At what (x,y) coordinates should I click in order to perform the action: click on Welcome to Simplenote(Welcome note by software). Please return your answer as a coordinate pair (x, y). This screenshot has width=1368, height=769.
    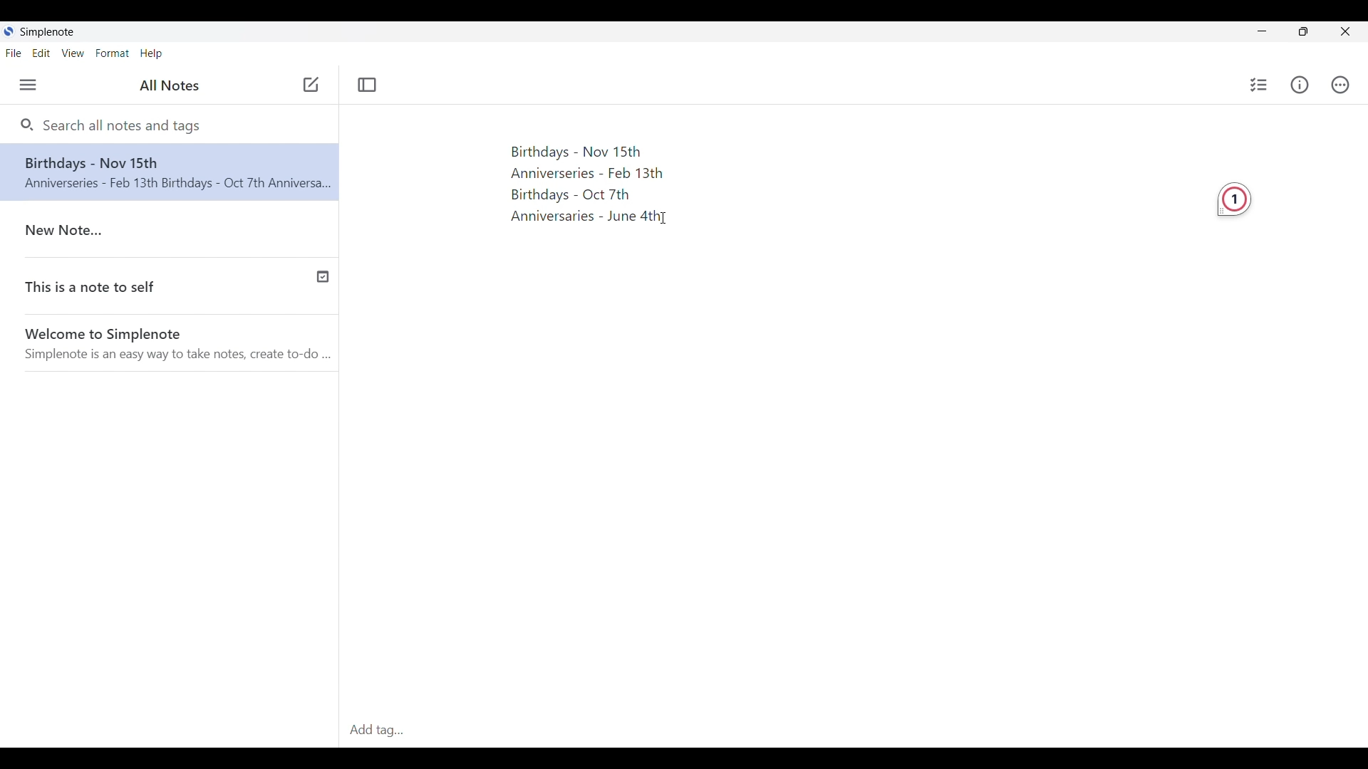
    Looking at the image, I should click on (179, 345).